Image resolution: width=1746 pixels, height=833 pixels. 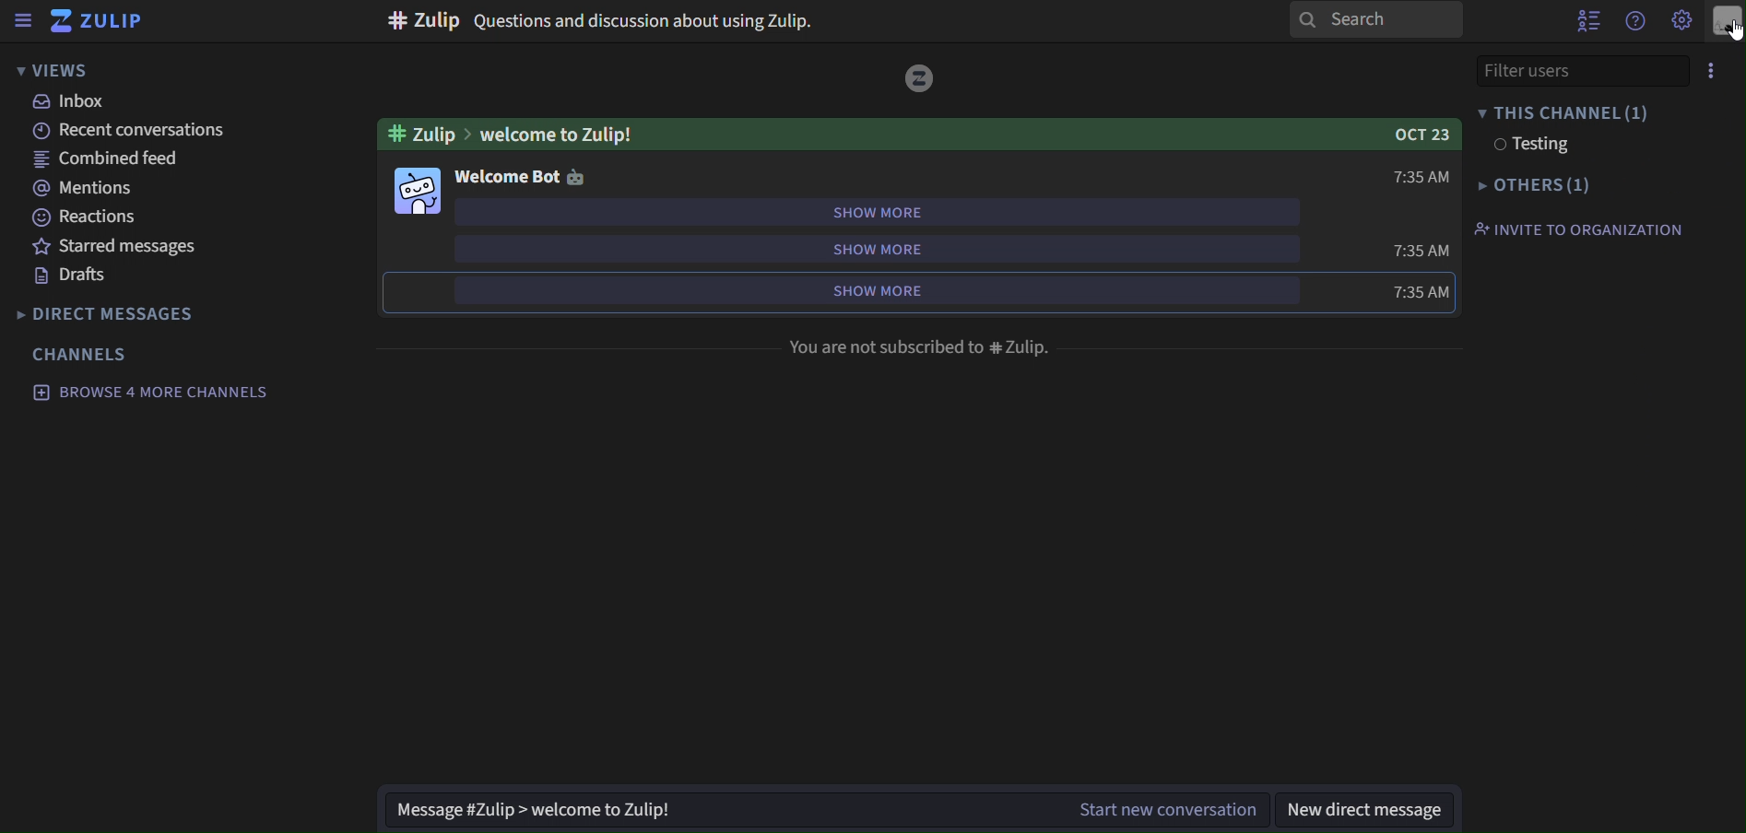 I want to click on search, so click(x=1367, y=21).